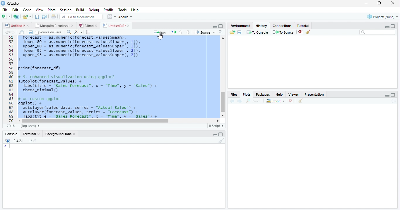 Image resolution: width=400 pixels, height=210 pixels. What do you see at coordinates (386, 95) in the screenshot?
I see `Minimize` at bounding box center [386, 95].